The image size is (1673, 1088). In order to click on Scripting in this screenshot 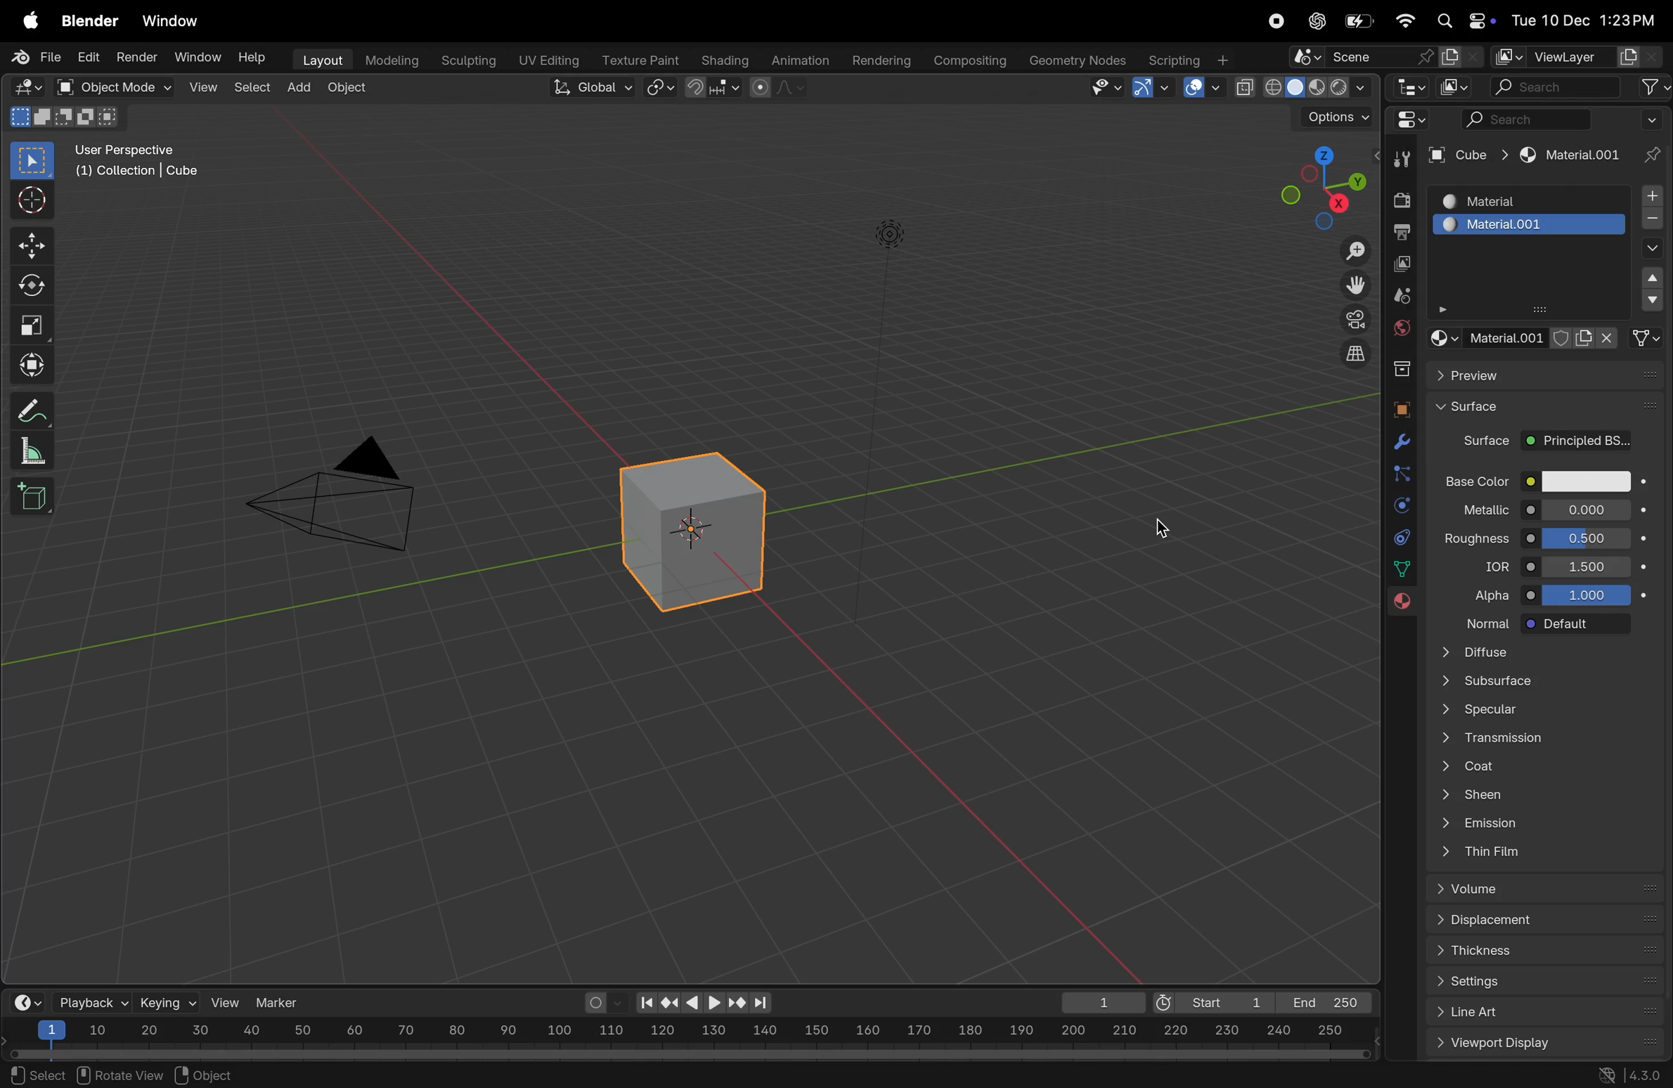, I will do `click(1187, 56)`.